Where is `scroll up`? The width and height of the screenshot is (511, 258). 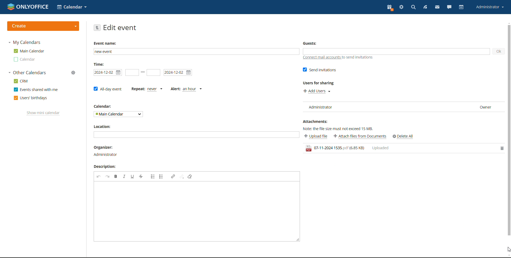 scroll up is located at coordinates (508, 23).